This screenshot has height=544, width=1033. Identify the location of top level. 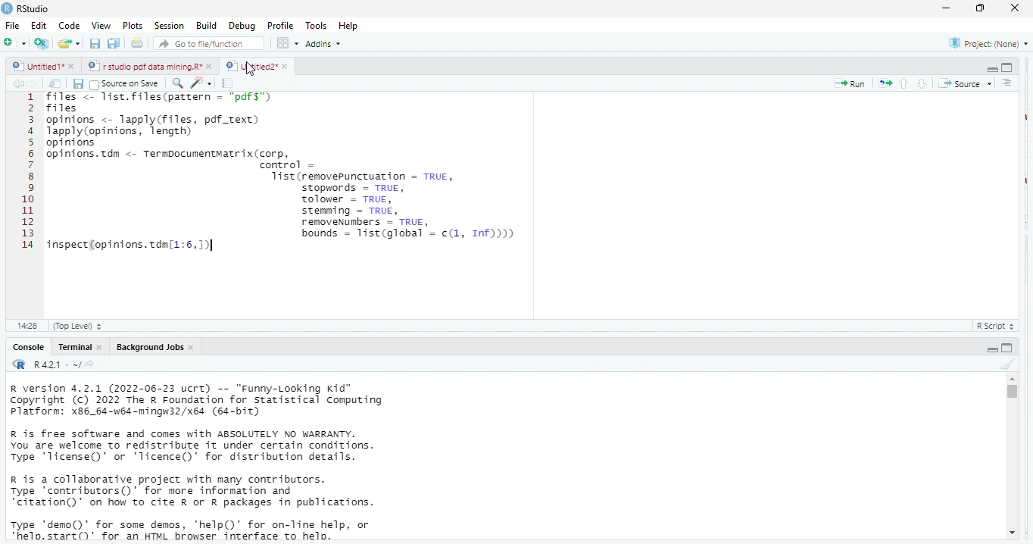
(82, 326).